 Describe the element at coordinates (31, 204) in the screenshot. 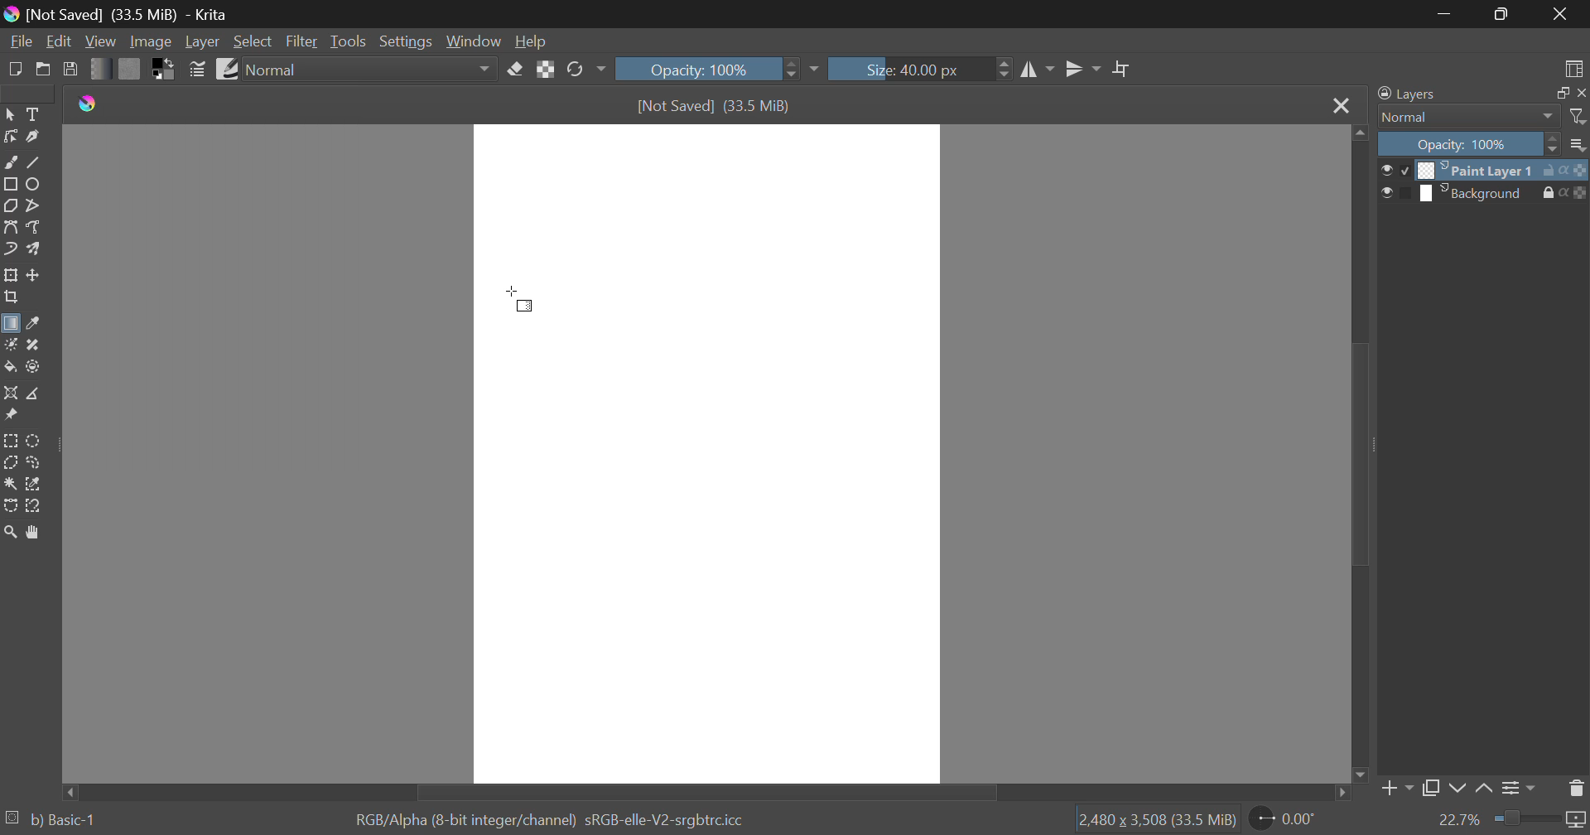

I see `Polyline` at that location.